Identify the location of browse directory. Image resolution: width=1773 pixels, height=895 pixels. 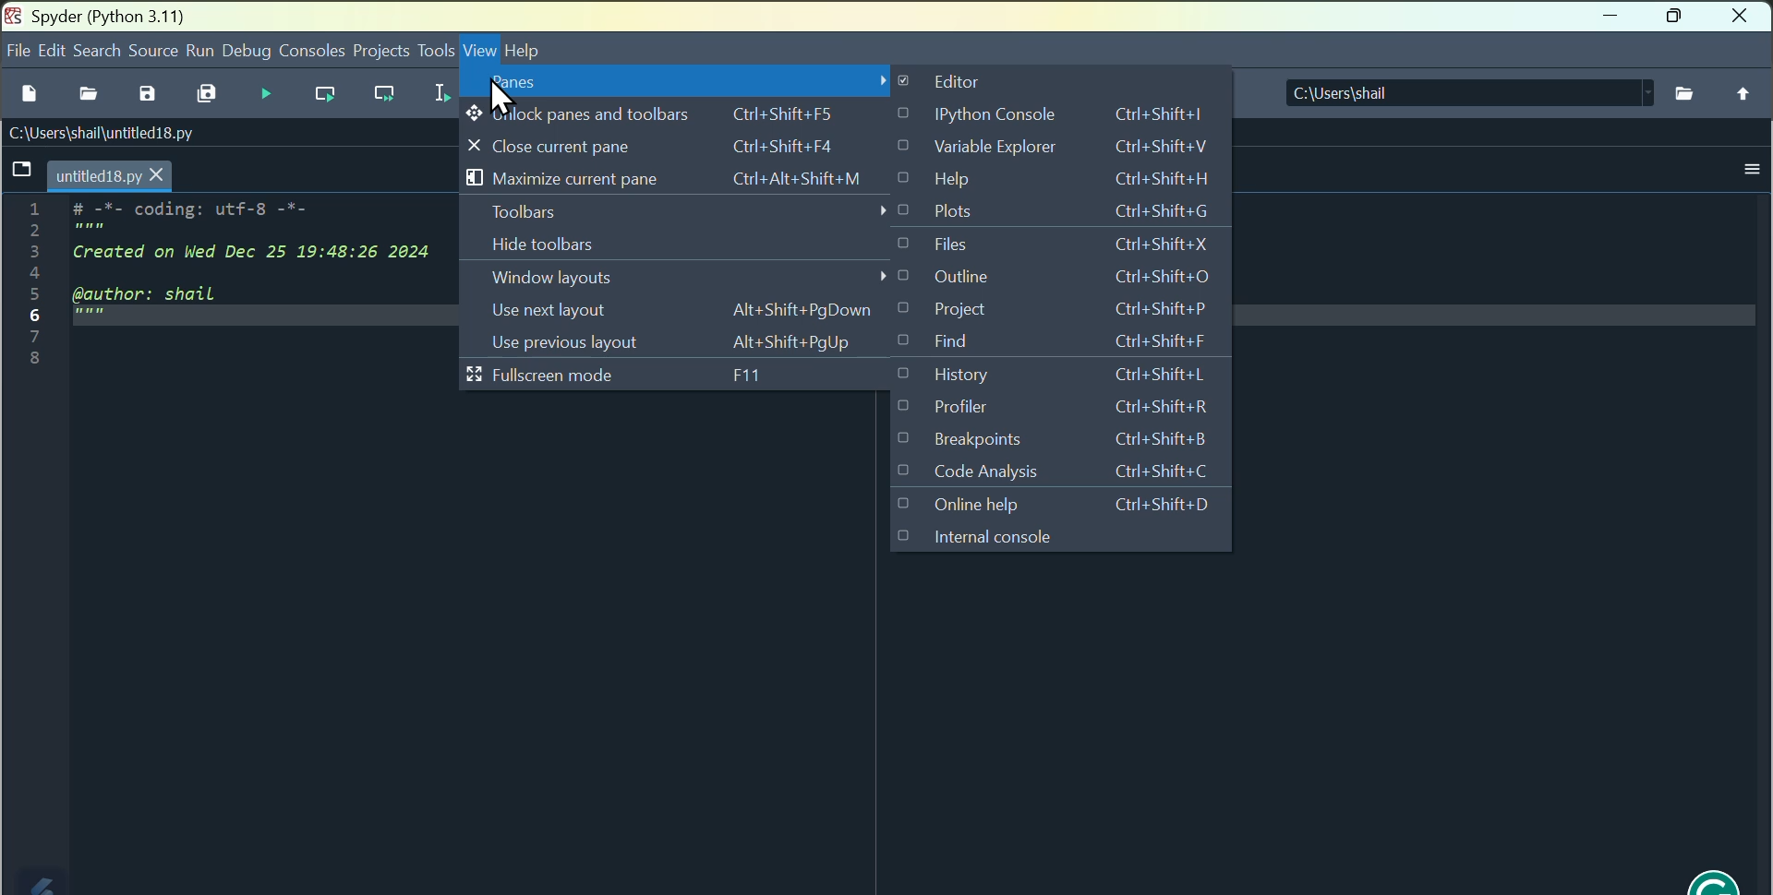
(1687, 92).